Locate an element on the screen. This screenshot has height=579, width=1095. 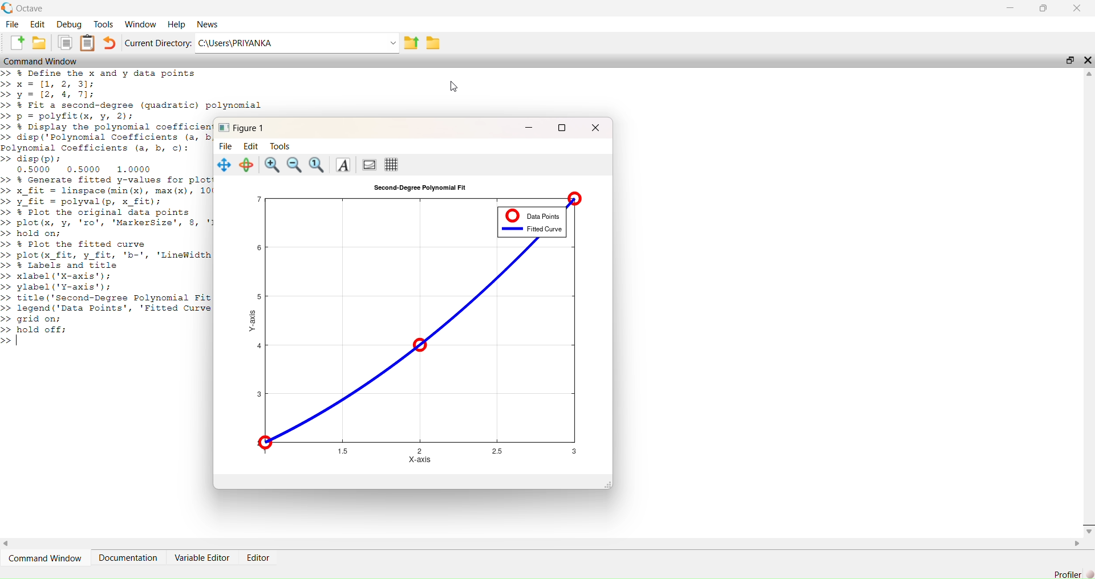
Maximize is located at coordinates (1069, 60).